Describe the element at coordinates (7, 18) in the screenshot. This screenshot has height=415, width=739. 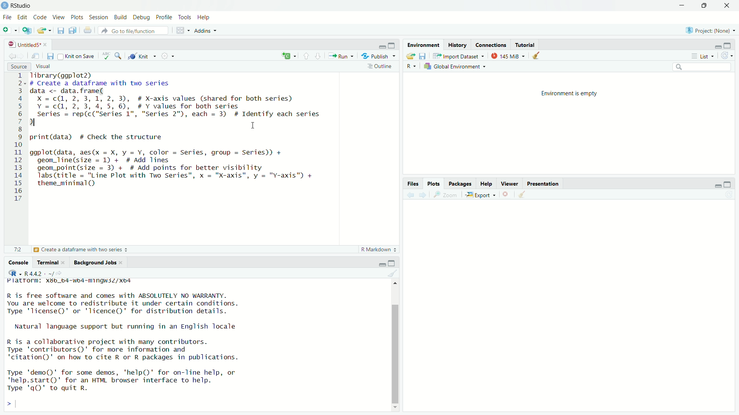
I see `File` at that location.